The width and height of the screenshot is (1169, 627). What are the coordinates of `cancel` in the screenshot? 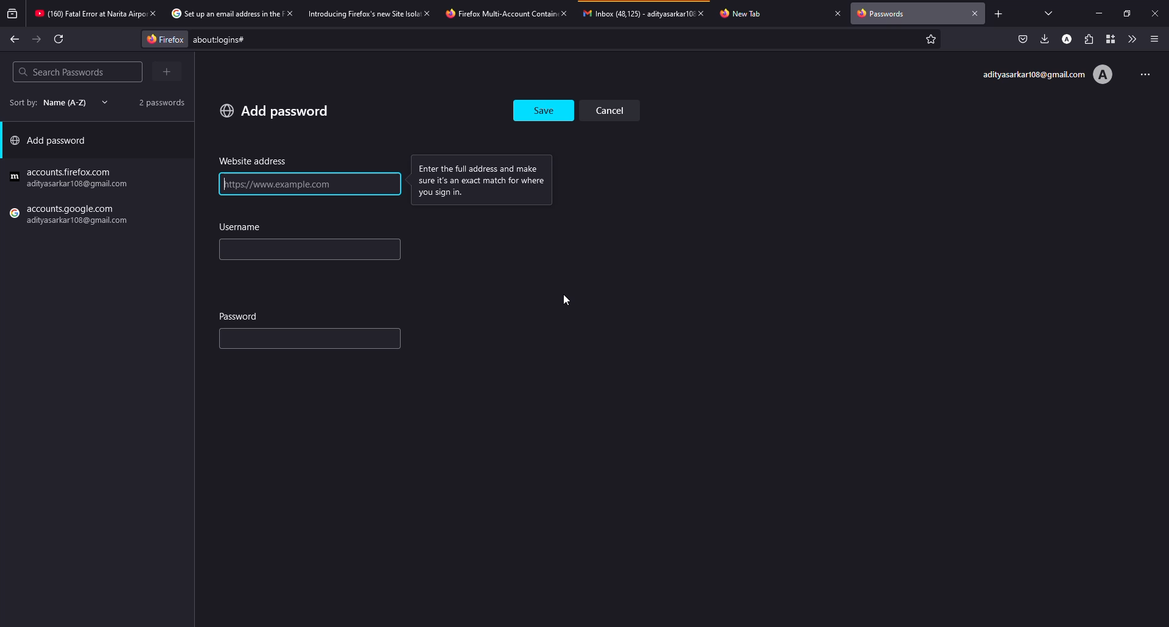 It's located at (614, 110).